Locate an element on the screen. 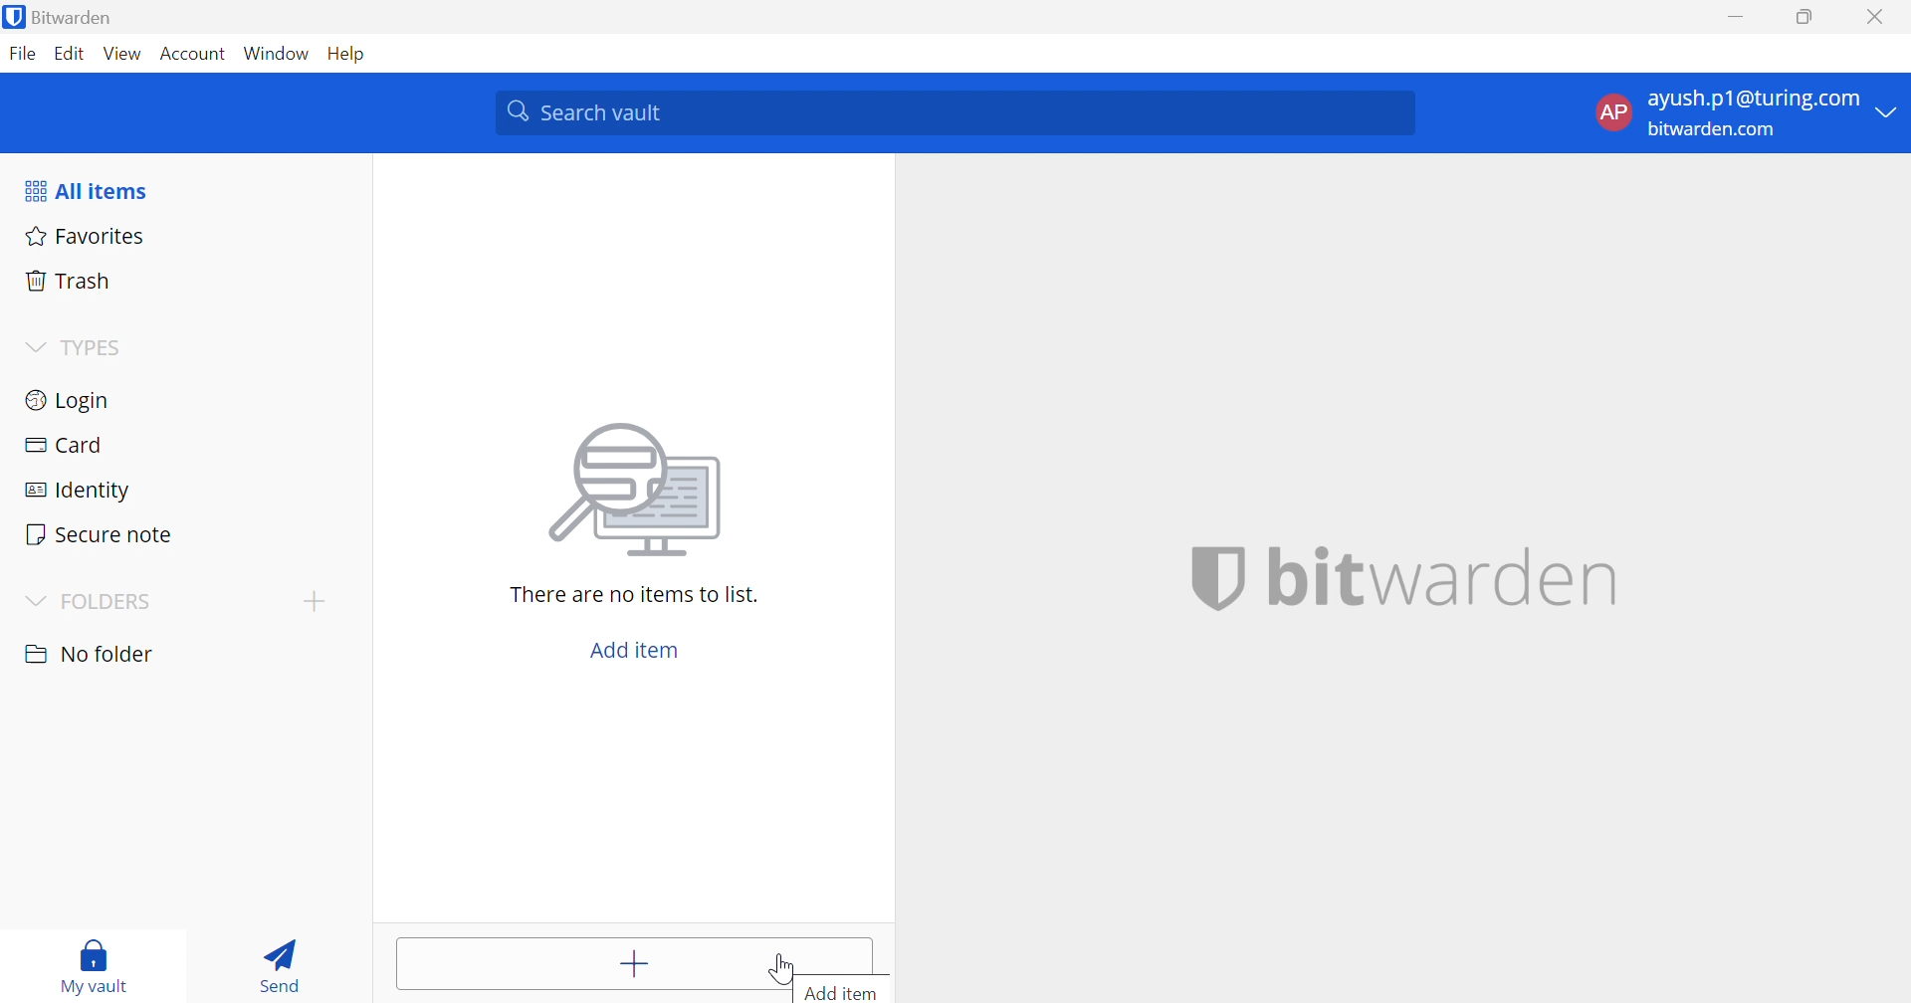 Image resolution: width=1911 pixels, height=1003 pixels. bitwarden.com is located at coordinates (1716, 130).